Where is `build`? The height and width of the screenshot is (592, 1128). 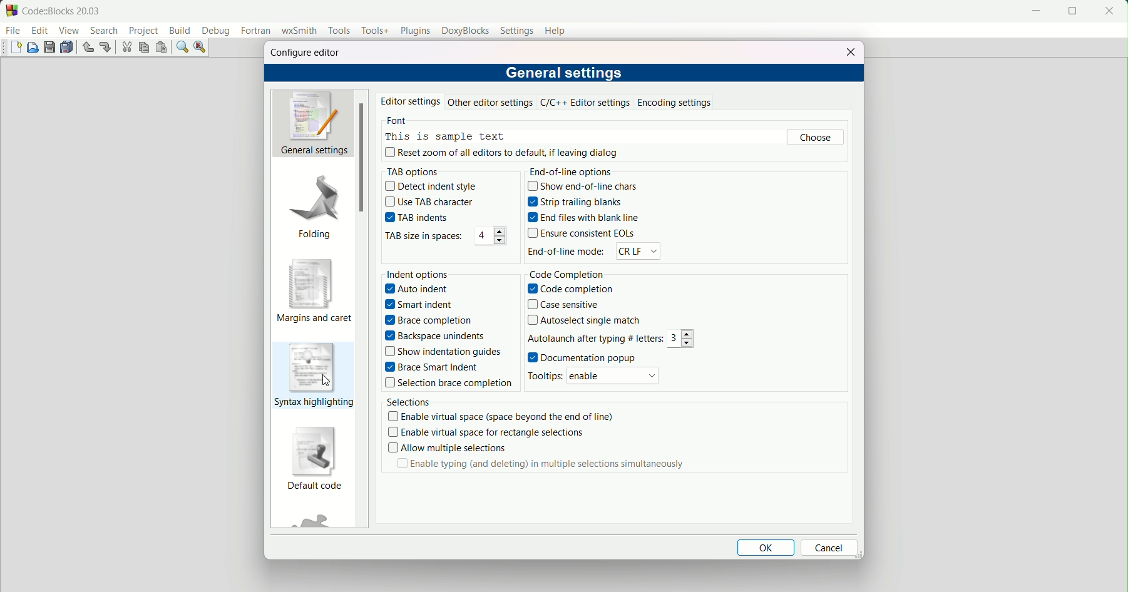 build is located at coordinates (180, 30).